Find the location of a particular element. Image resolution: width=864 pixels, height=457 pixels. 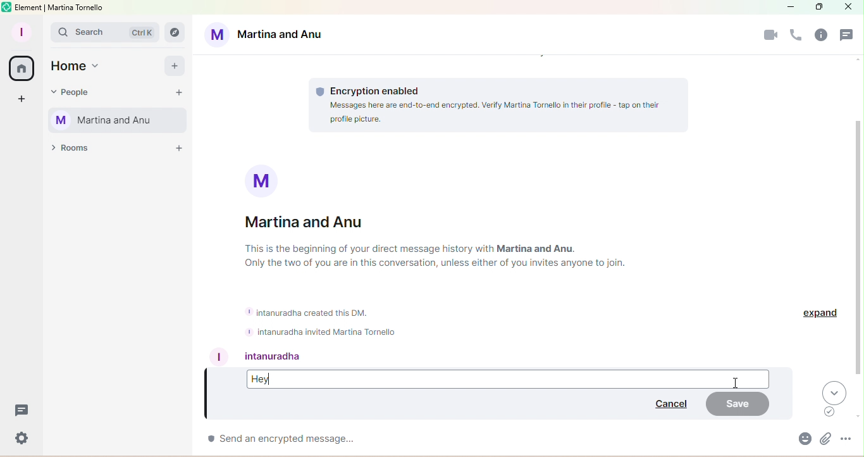

This is the beginning of your direct message history with is located at coordinates (369, 249).